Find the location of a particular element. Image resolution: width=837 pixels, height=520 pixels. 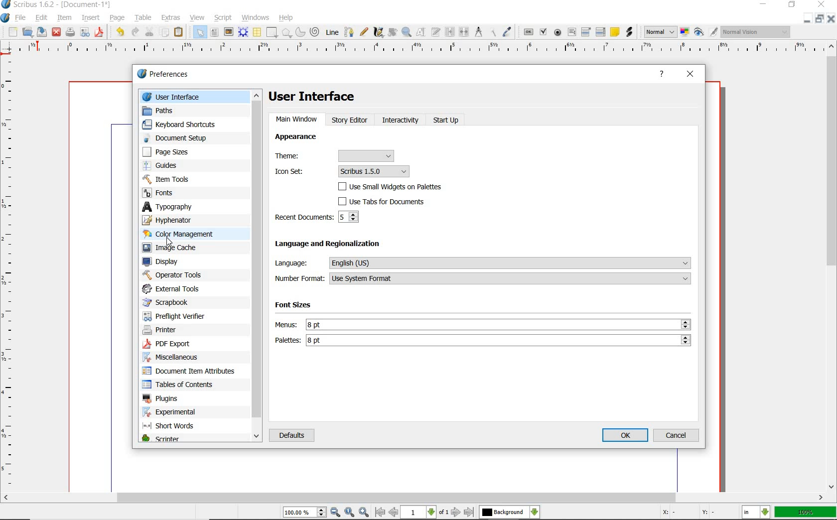

paths is located at coordinates (176, 111).